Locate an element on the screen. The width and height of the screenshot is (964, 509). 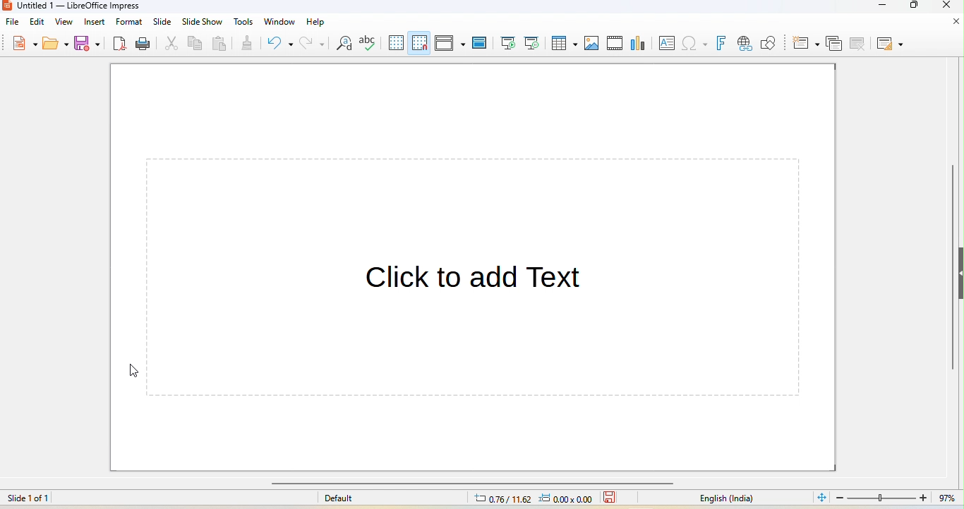
help is located at coordinates (316, 23).